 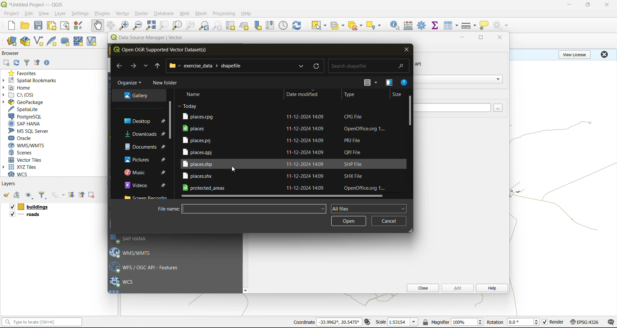 What do you see at coordinates (470, 26) in the screenshot?
I see `measure line` at bounding box center [470, 26].